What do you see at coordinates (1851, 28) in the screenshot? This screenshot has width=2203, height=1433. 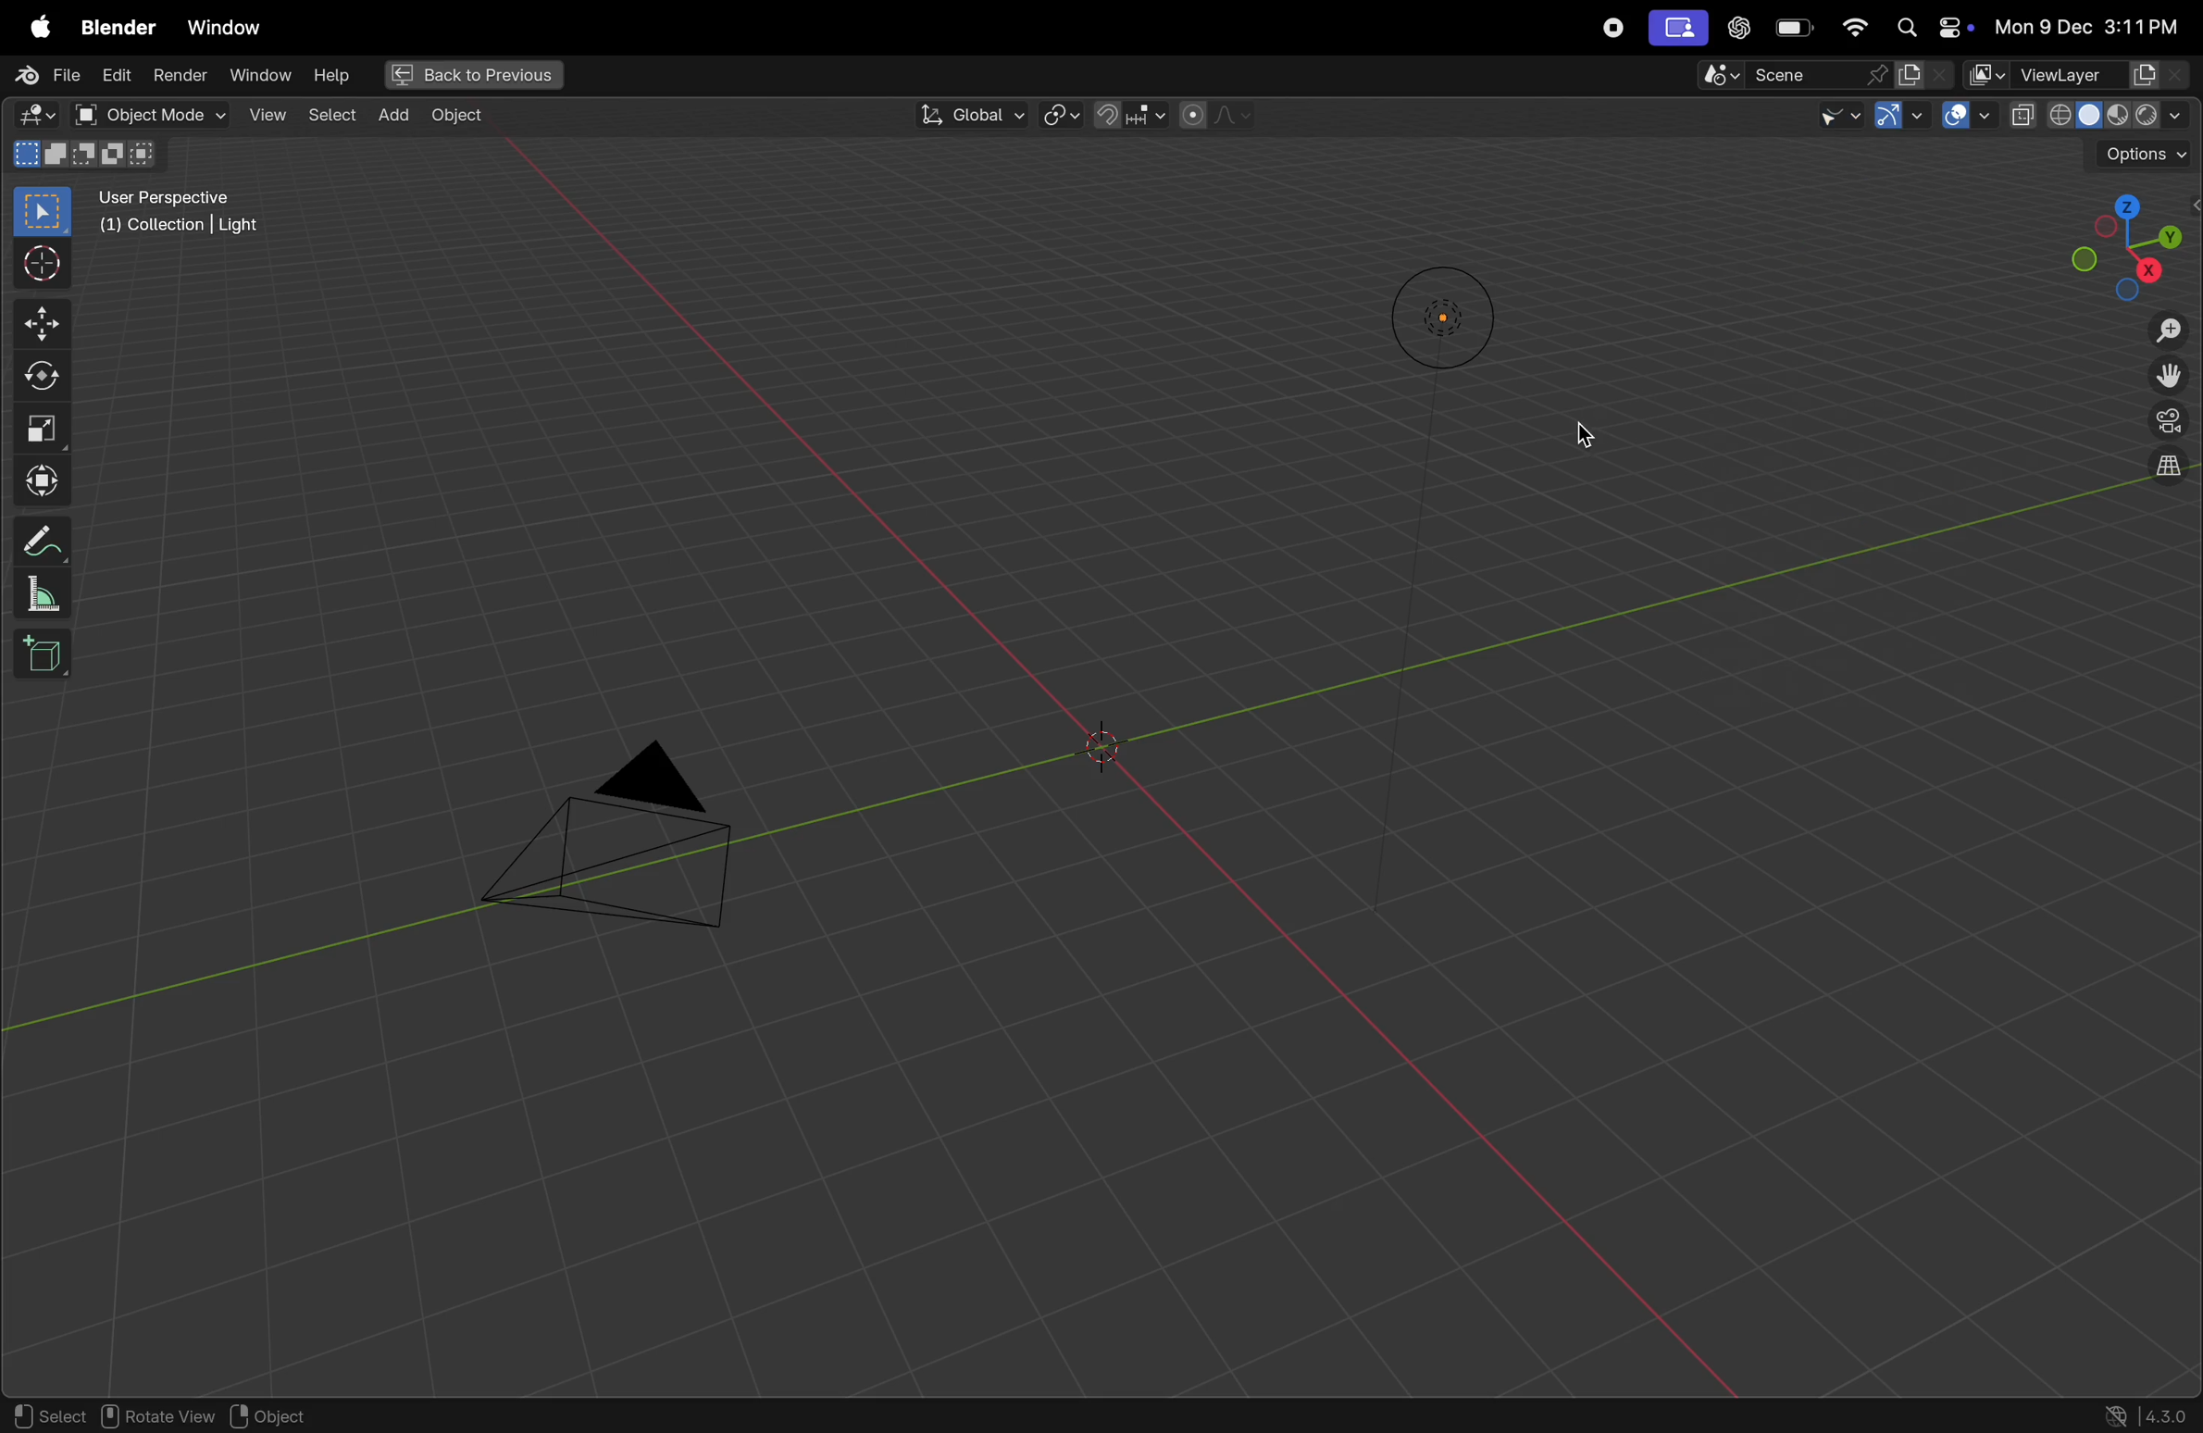 I see `wifi` at bounding box center [1851, 28].